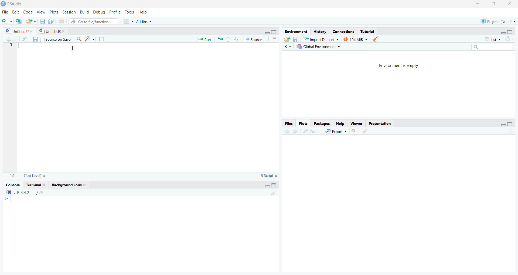 This screenshot has height=275, width=518. Describe the element at coordinates (493, 46) in the screenshot. I see `Search bar` at that location.